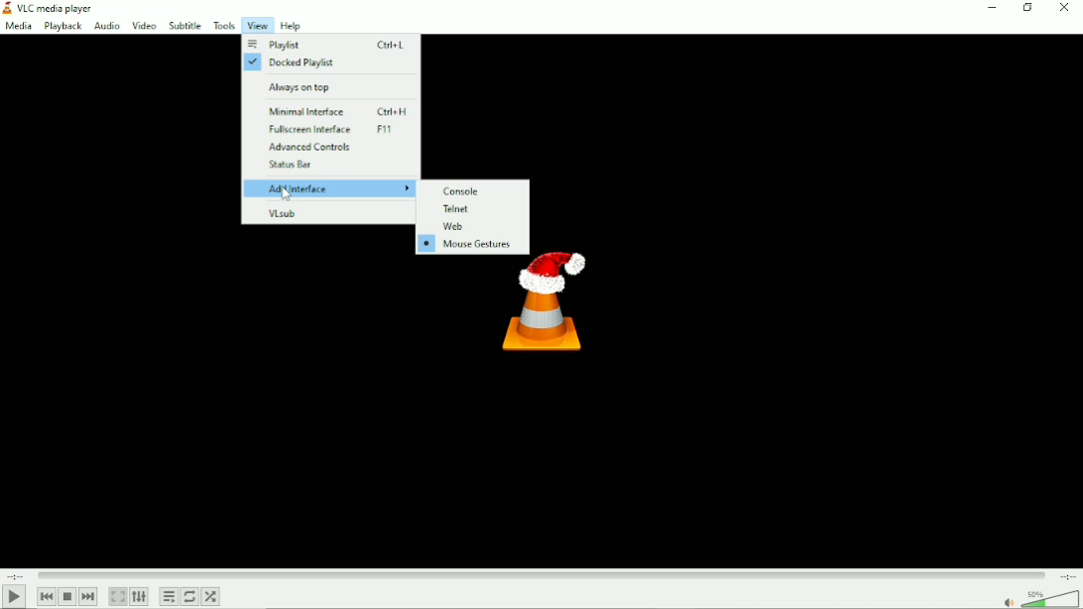 This screenshot has height=609, width=1083. I want to click on Playlist, so click(327, 46).